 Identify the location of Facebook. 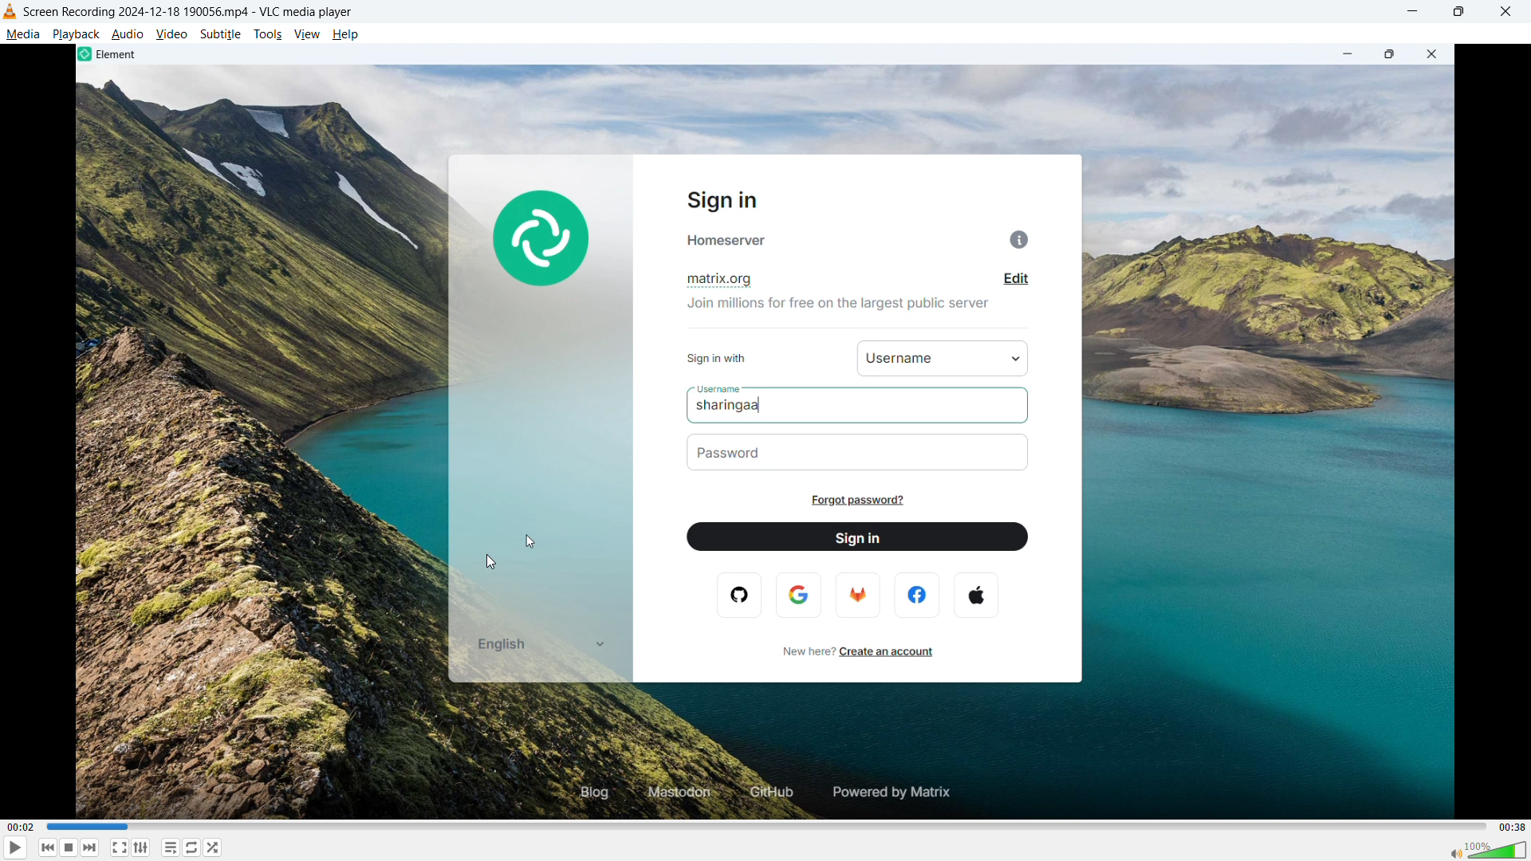
(916, 594).